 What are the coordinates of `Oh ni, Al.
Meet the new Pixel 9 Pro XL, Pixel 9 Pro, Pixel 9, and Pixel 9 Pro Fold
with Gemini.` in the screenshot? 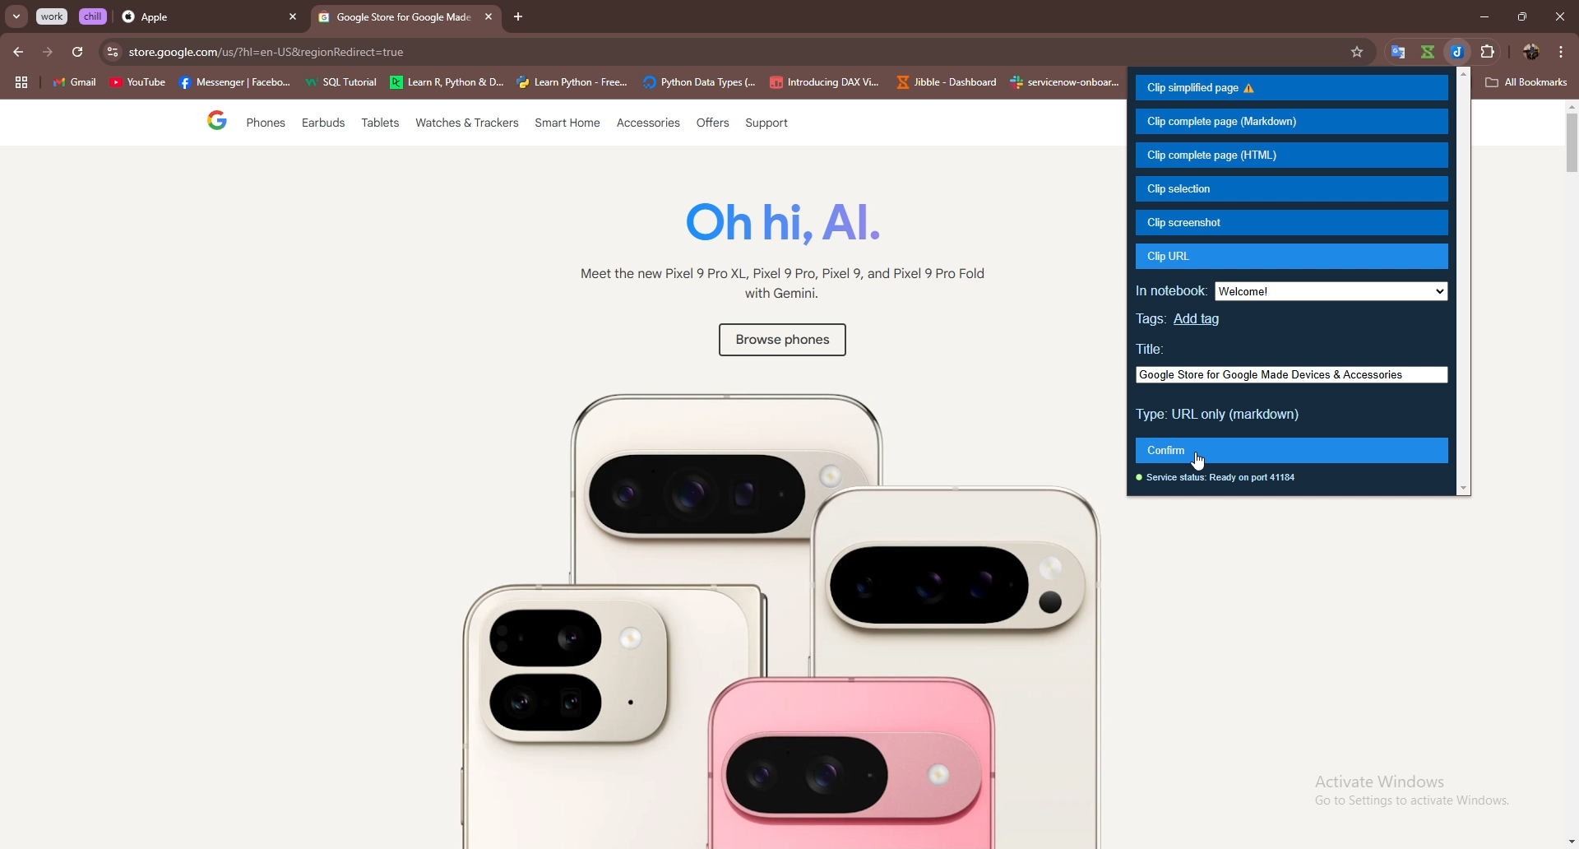 It's located at (773, 255).